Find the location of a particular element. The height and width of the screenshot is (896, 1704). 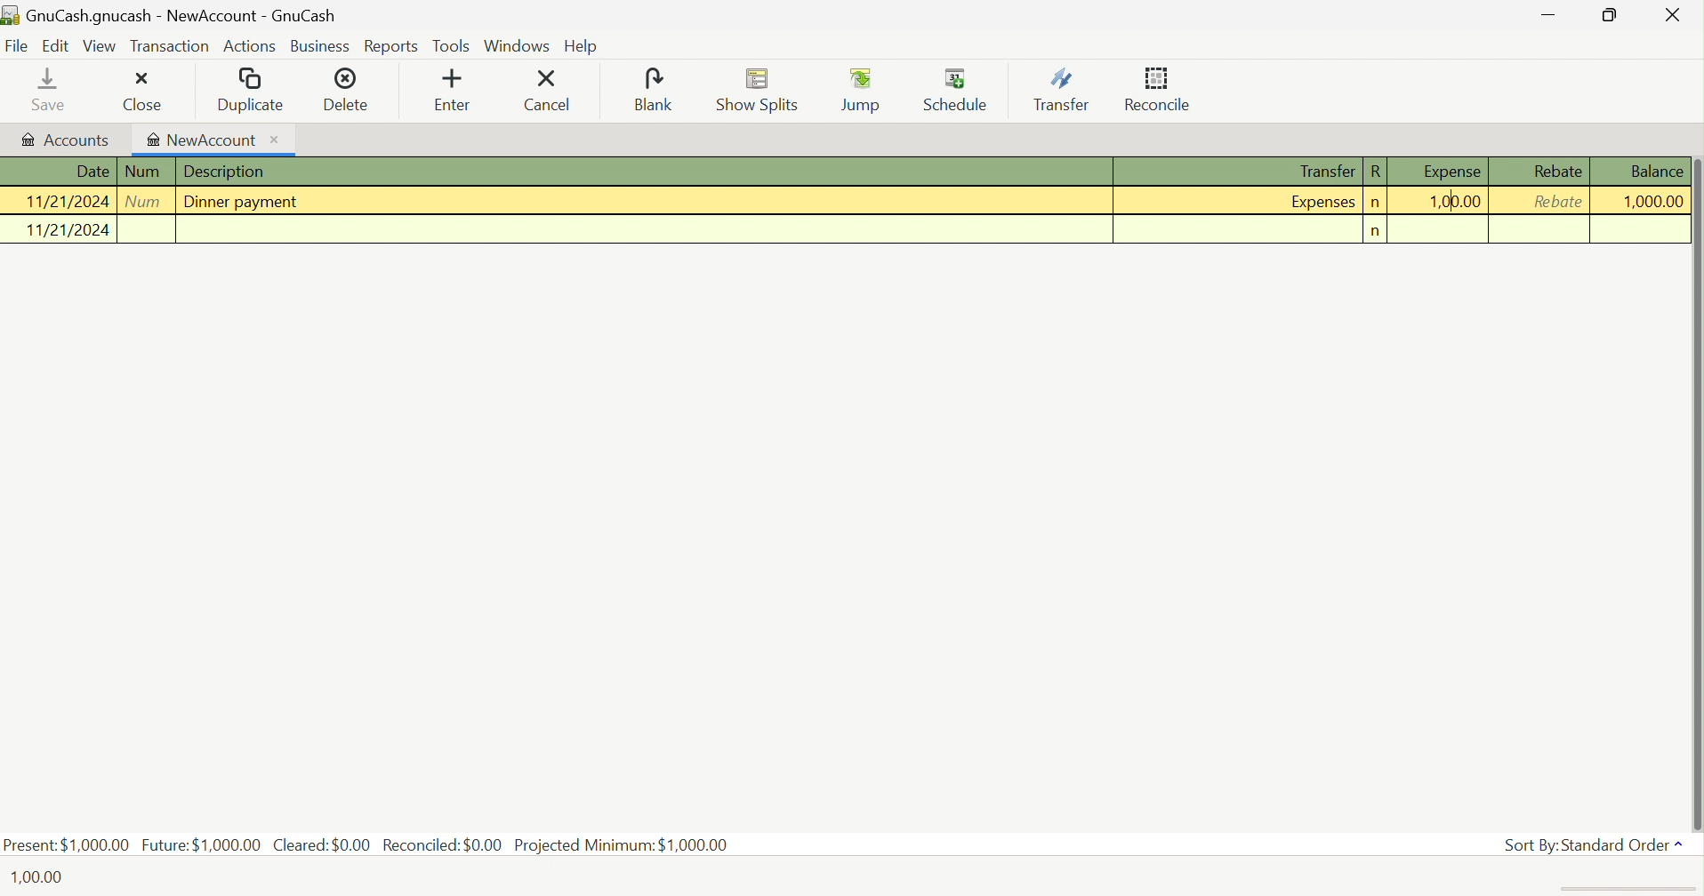

n is located at coordinates (1376, 203).